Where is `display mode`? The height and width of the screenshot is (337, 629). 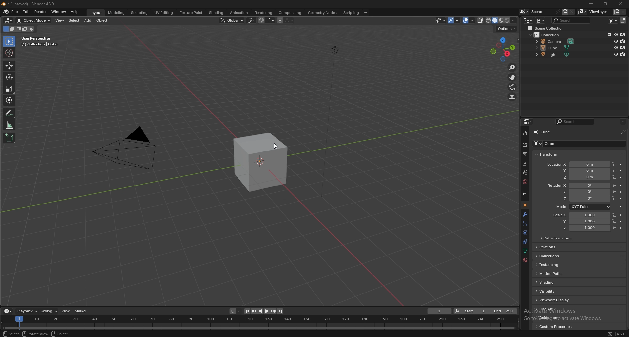 display mode is located at coordinates (541, 20).